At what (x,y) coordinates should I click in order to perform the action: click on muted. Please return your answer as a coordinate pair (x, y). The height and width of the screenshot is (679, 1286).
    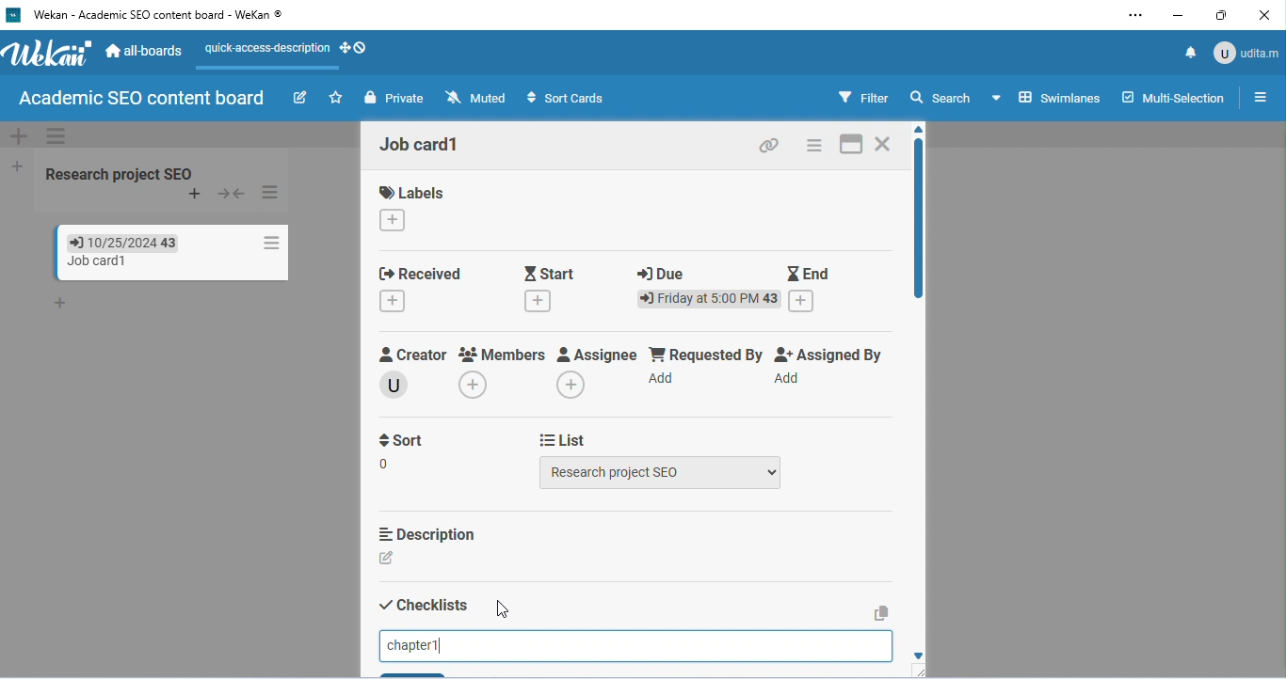
    Looking at the image, I should click on (474, 97).